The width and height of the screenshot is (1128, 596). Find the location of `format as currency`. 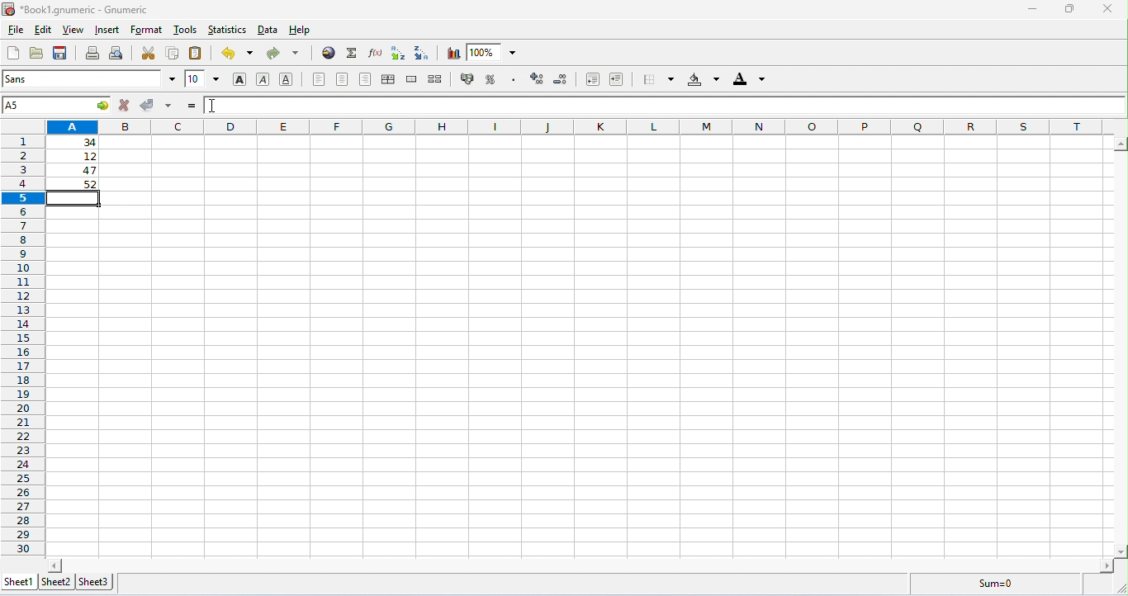

format as currency is located at coordinates (468, 78).